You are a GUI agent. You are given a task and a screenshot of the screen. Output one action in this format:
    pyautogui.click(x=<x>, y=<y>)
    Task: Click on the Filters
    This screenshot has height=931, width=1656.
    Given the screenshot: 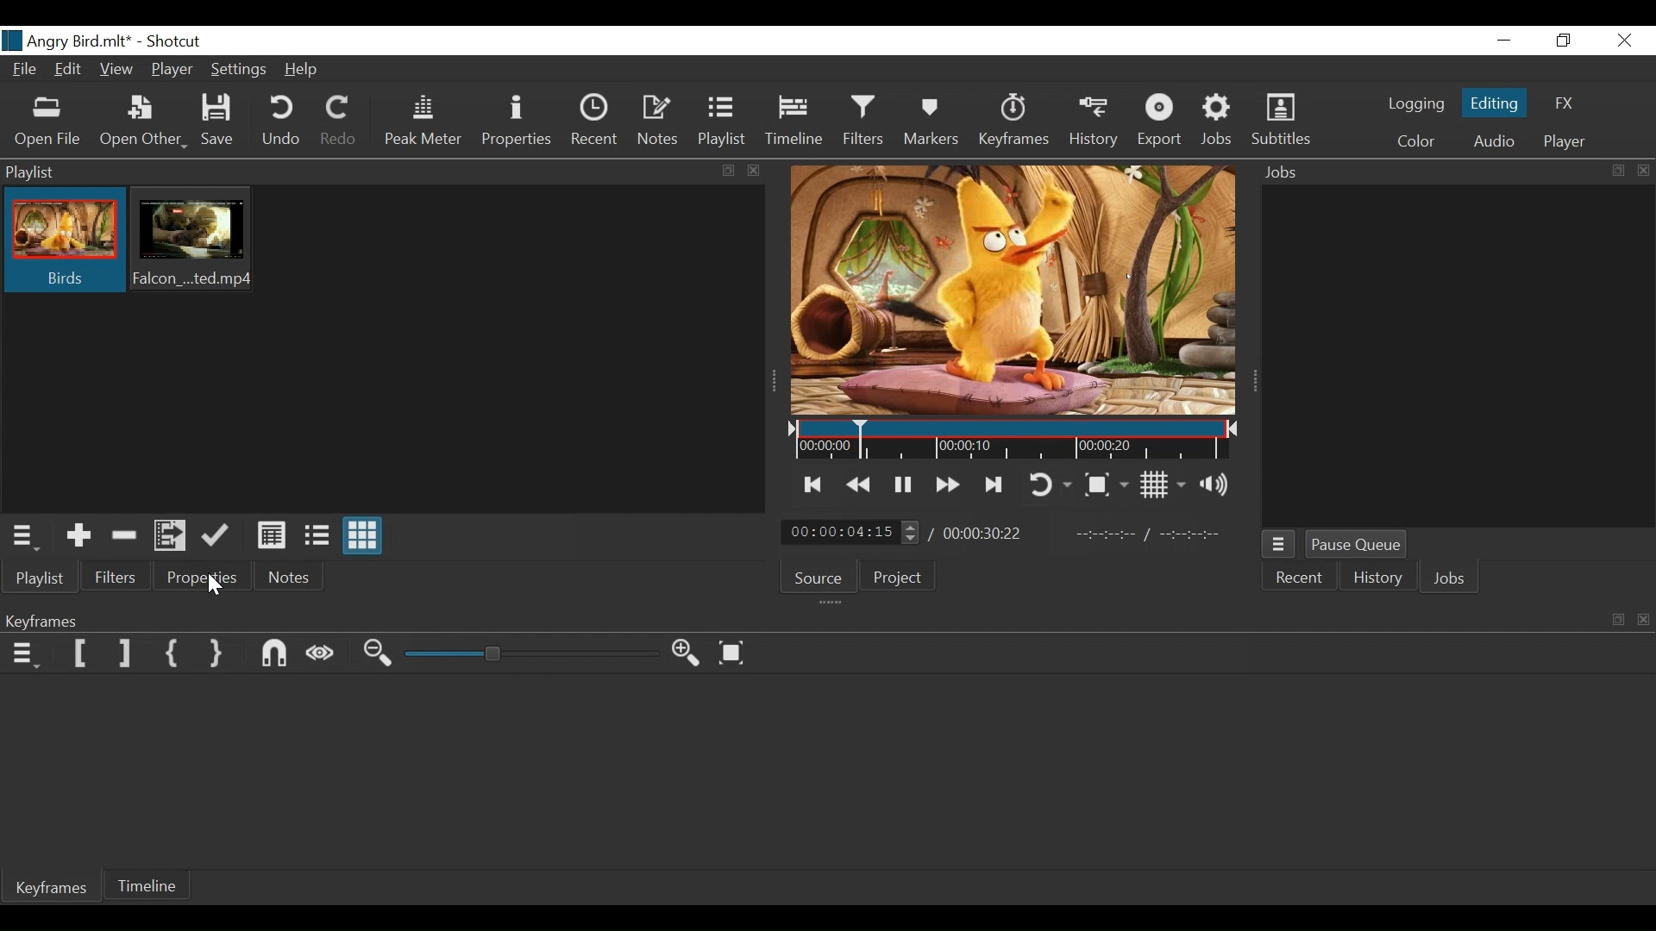 What is the action you would take?
    pyautogui.click(x=117, y=577)
    